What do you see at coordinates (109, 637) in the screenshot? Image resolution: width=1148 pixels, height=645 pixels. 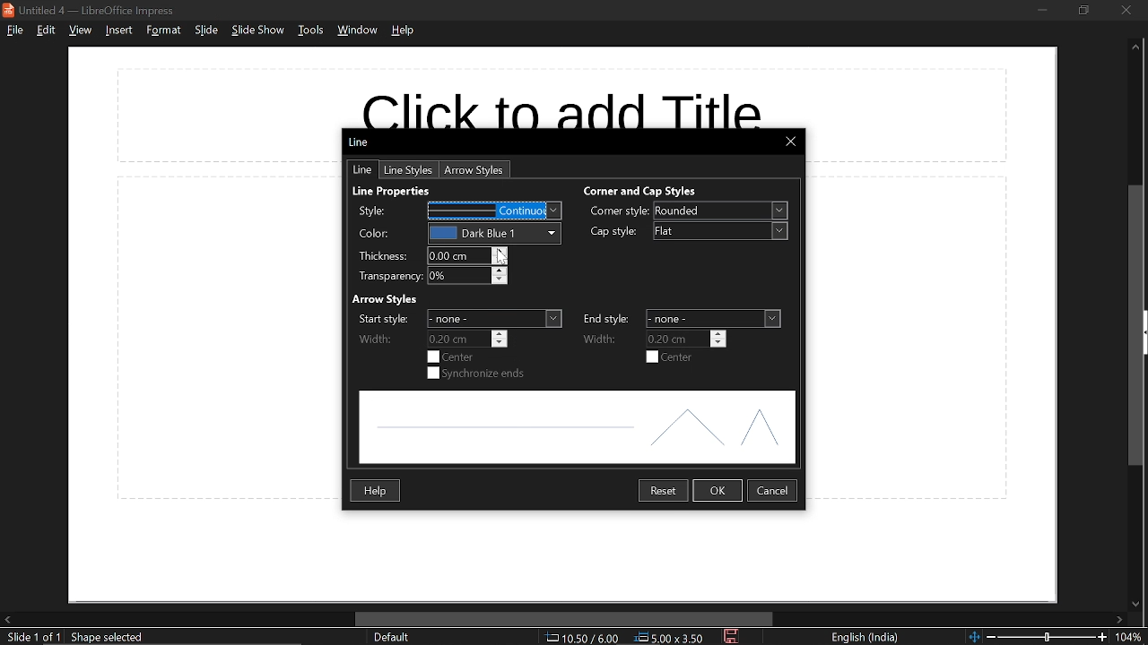 I see `shape info` at bounding box center [109, 637].